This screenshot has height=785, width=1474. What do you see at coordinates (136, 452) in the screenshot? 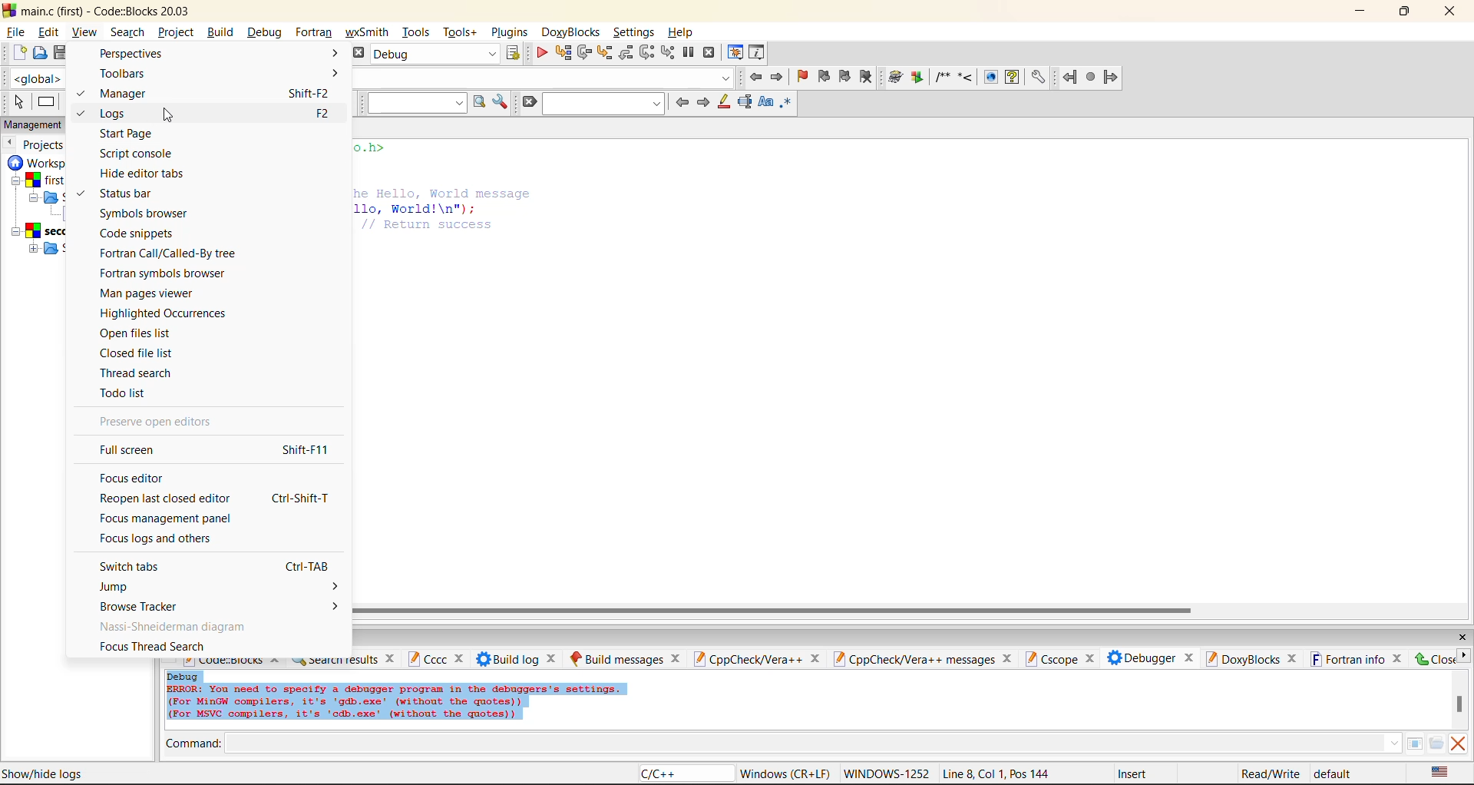
I see `full screen` at bounding box center [136, 452].